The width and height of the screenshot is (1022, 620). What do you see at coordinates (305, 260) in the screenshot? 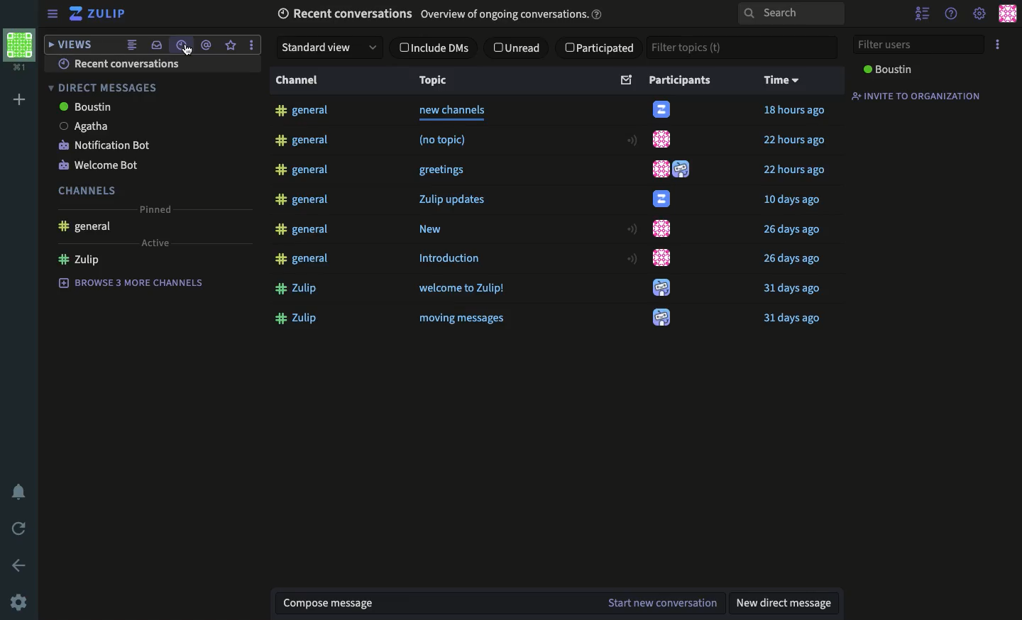
I see `general` at bounding box center [305, 260].